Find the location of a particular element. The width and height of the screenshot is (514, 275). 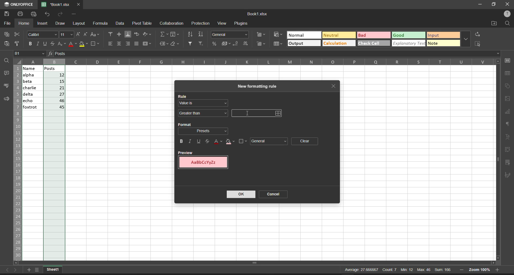

greater than is located at coordinates (203, 114).